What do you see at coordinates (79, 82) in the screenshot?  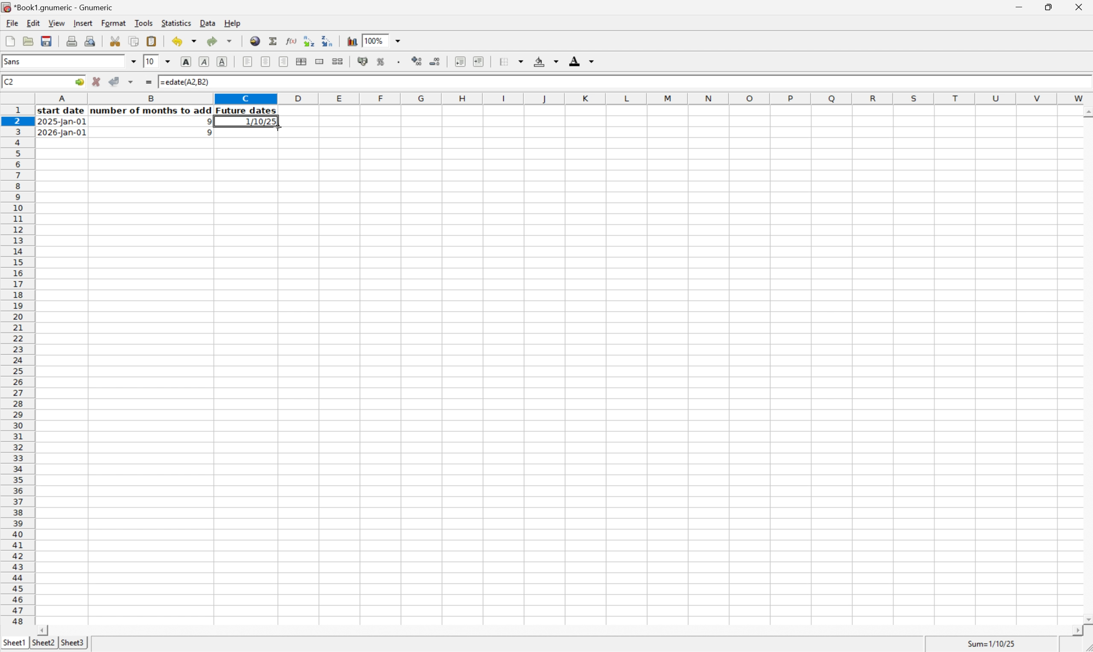 I see `Go to` at bounding box center [79, 82].